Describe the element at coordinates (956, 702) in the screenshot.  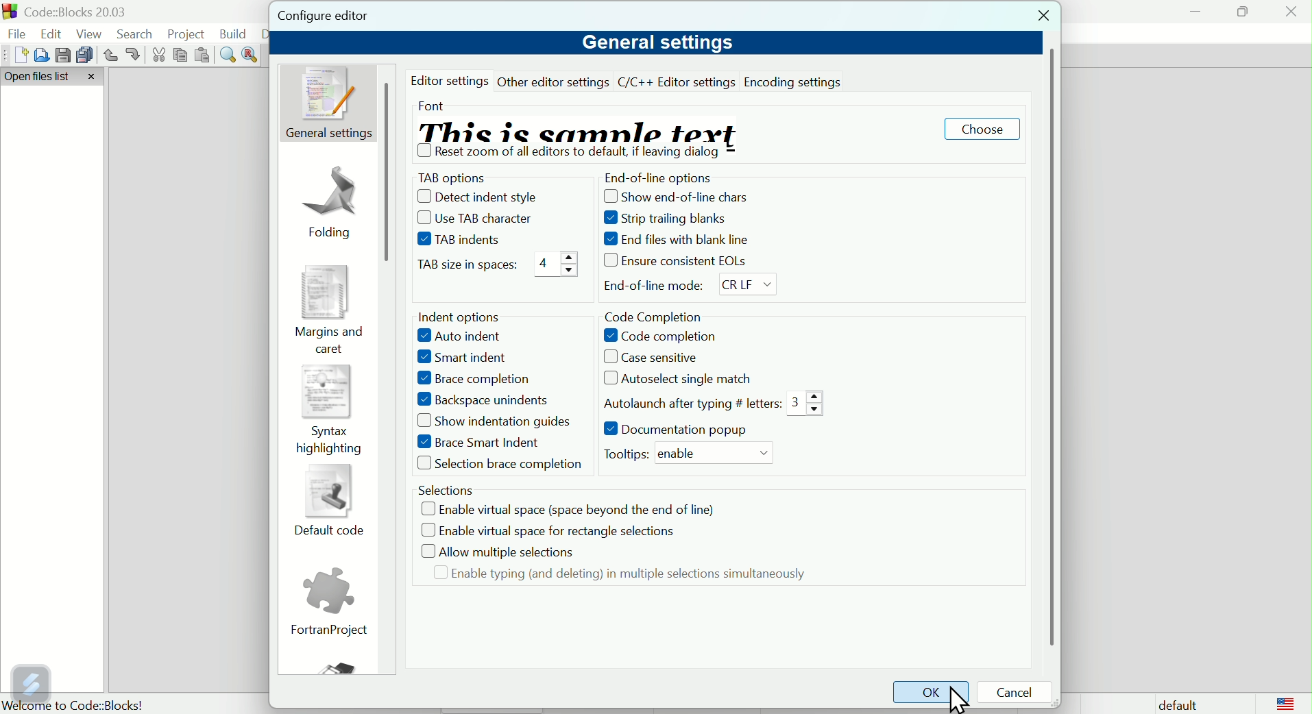
I see `Cursor` at that location.